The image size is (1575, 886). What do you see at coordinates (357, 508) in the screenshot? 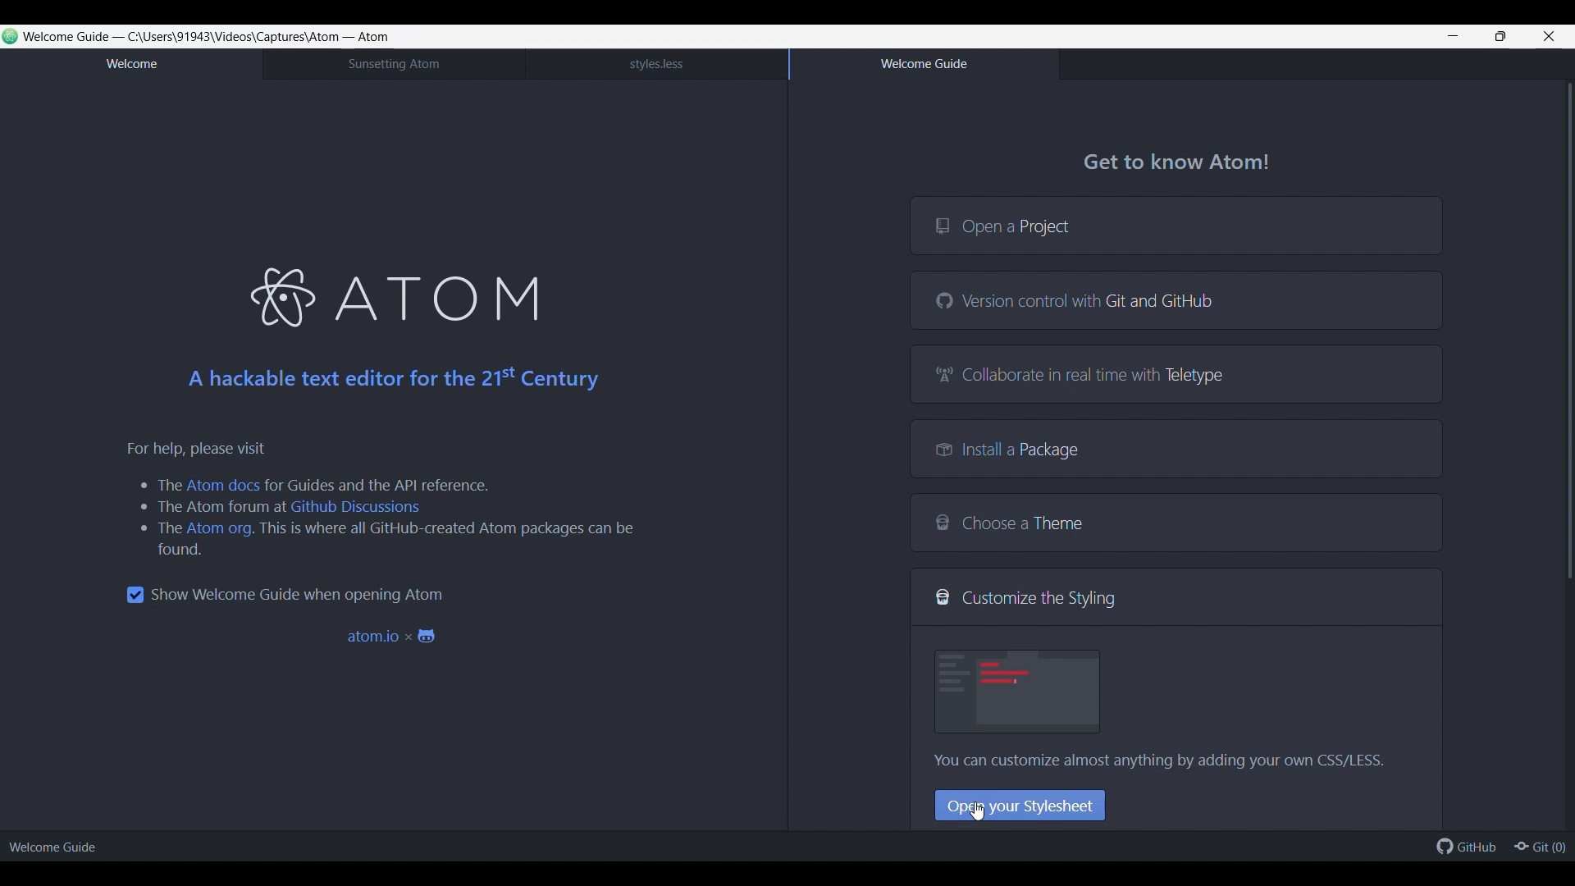
I see `Github Discussions` at bounding box center [357, 508].